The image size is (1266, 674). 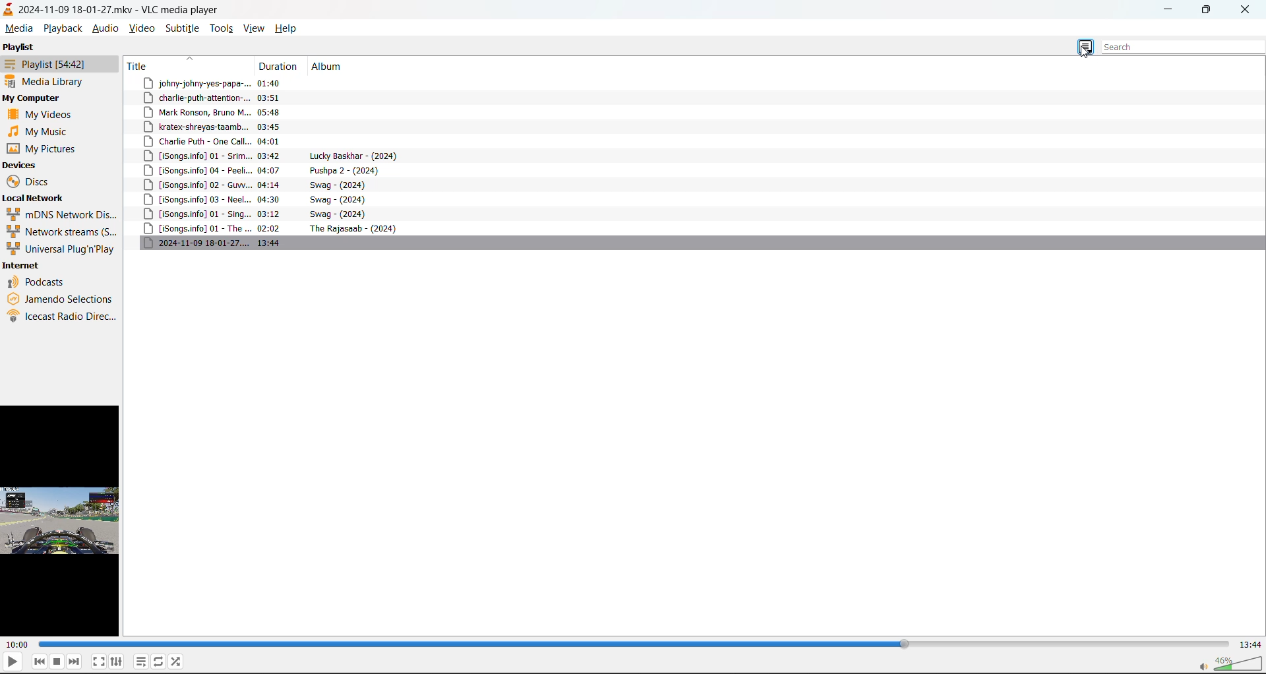 What do you see at coordinates (281, 66) in the screenshot?
I see `duration` at bounding box center [281, 66].